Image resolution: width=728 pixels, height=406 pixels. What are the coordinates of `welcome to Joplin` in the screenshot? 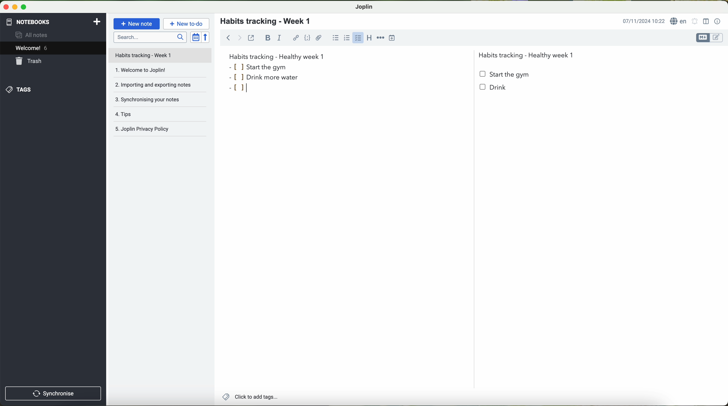 It's located at (159, 73).